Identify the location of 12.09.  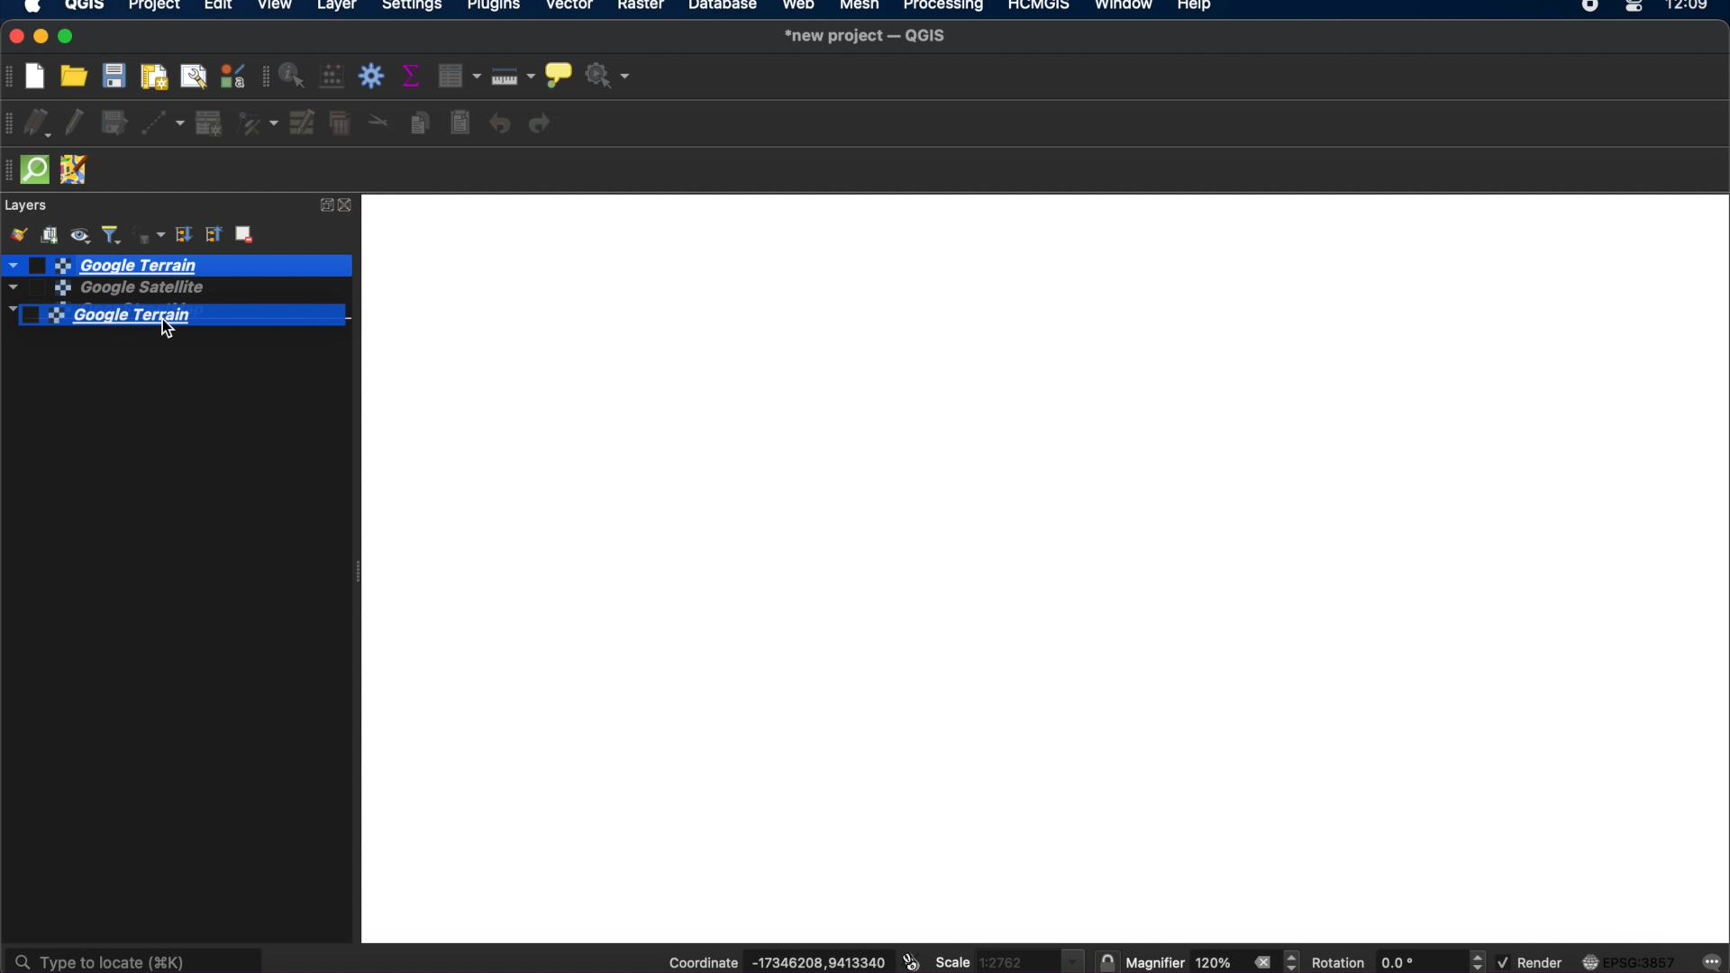
(1694, 7).